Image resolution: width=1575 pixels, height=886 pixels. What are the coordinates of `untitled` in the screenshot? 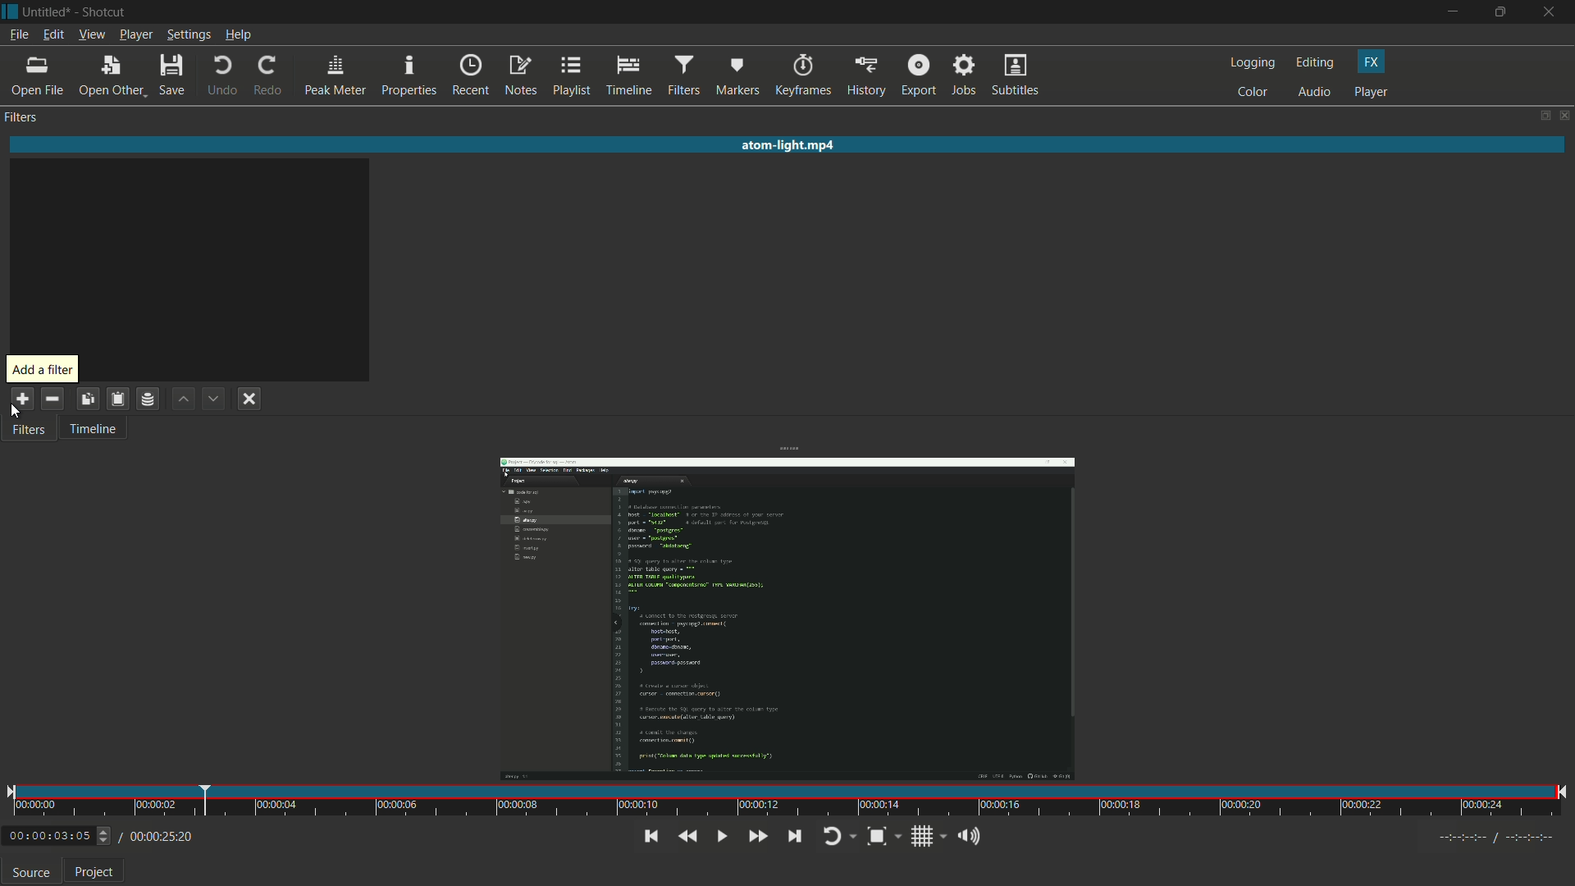 It's located at (48, 11).